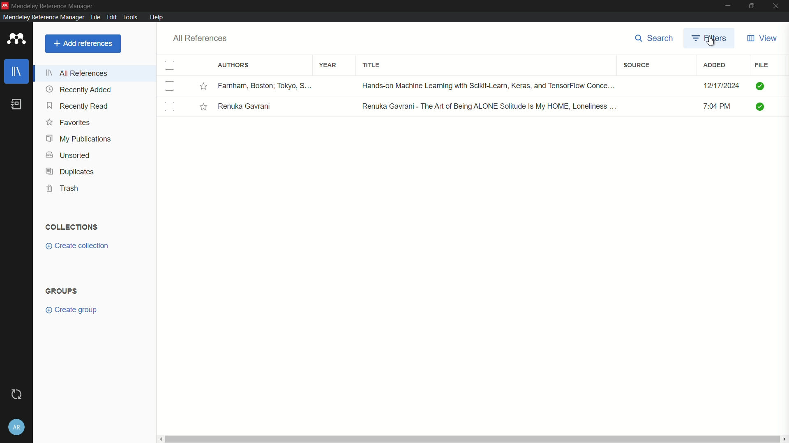 The image size is (789, 443). I want to click on duplicates, so click(68, 172).